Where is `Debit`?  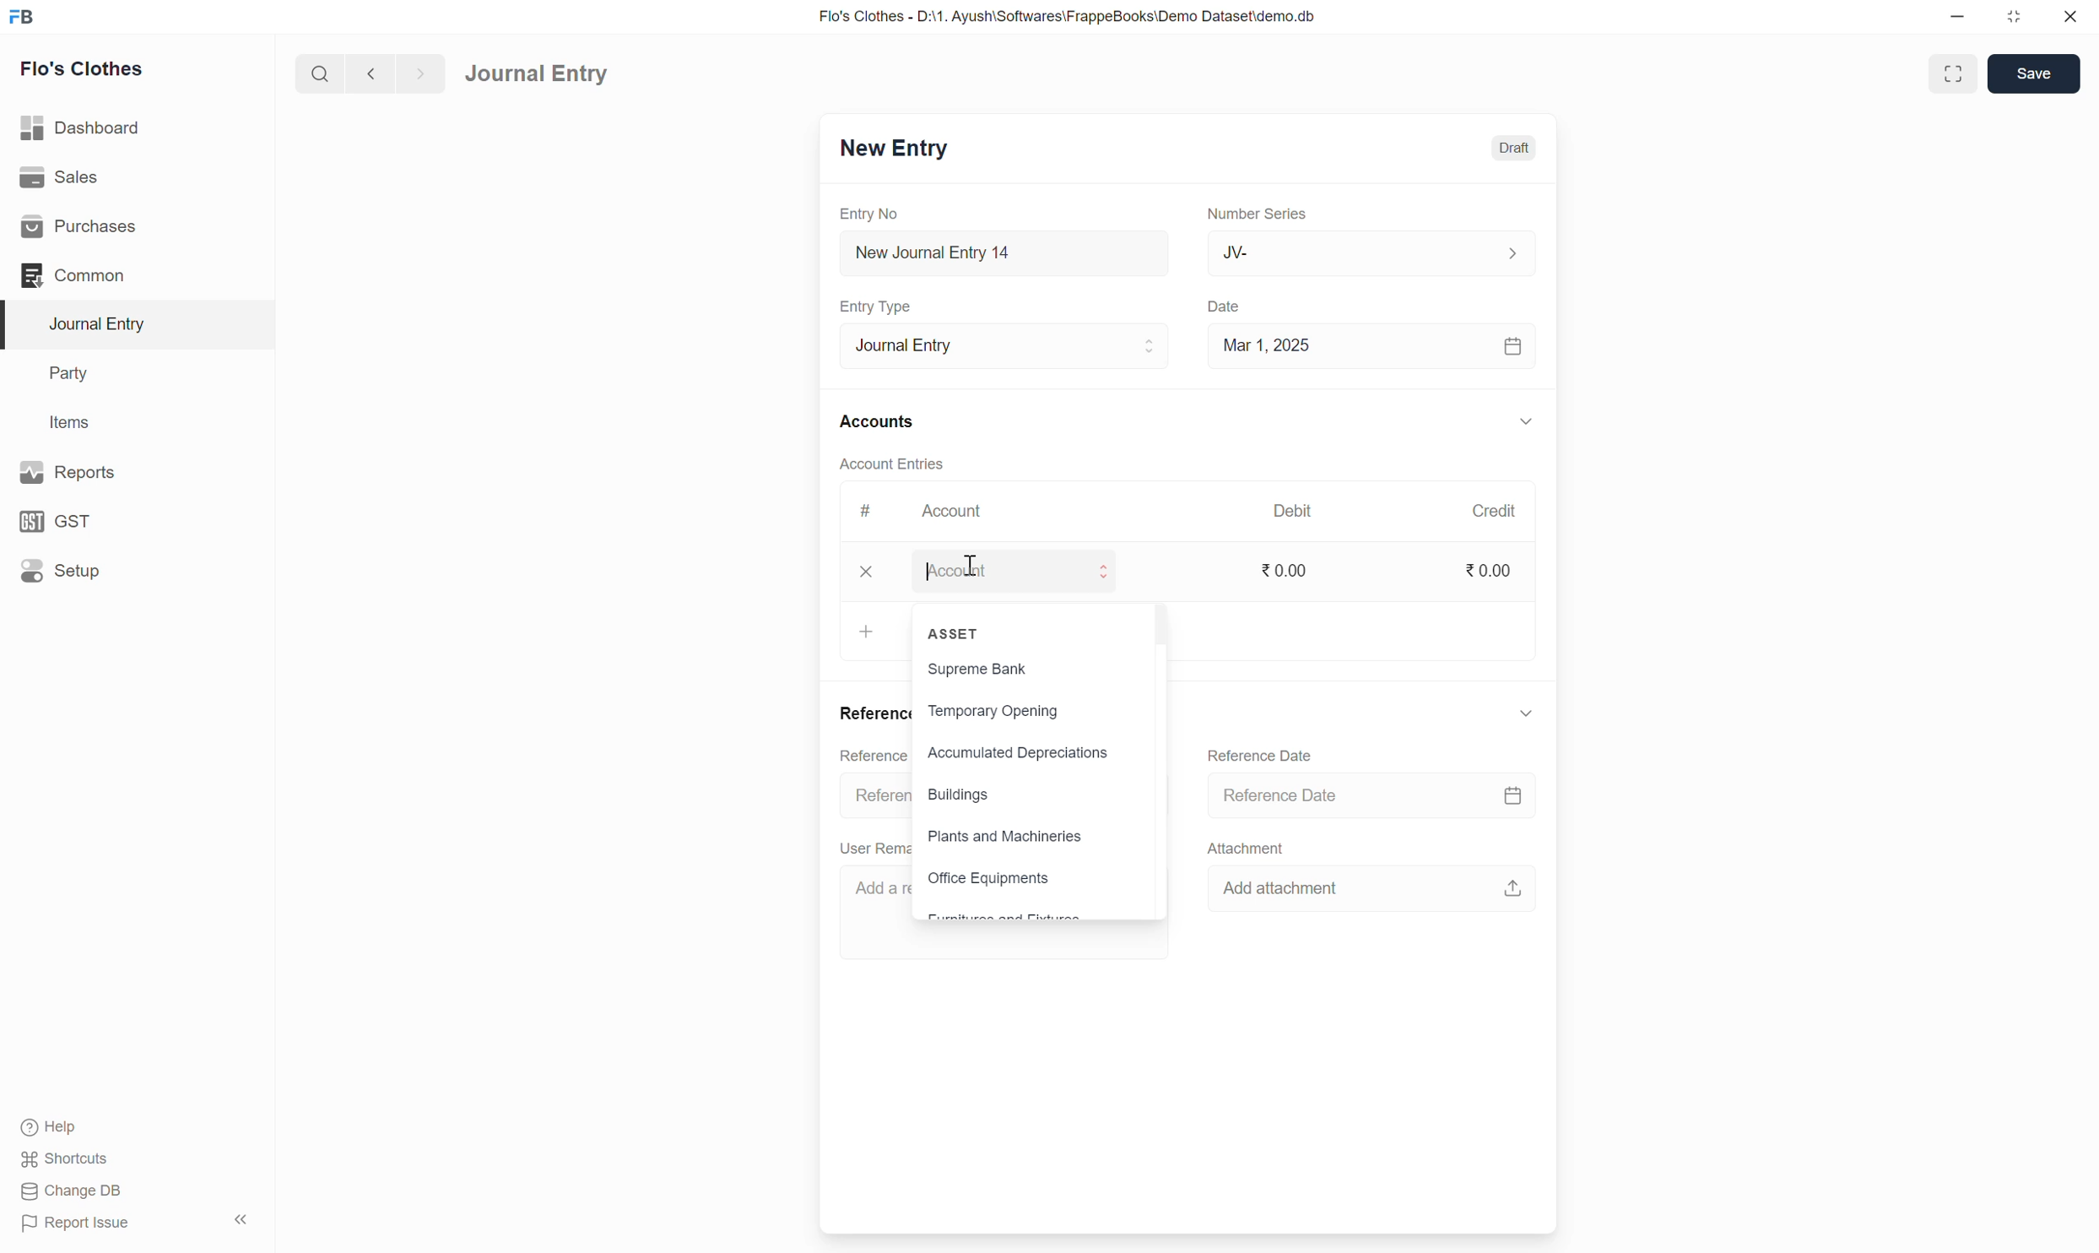
Debit is located at coordinates (1293, 509).